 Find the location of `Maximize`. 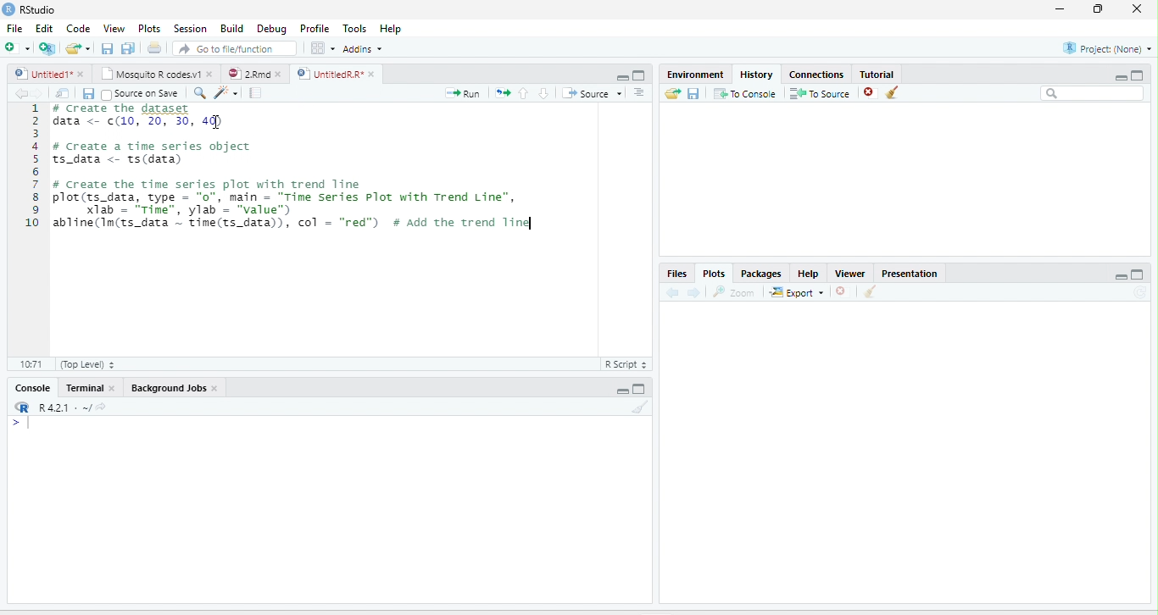

Maximize is located at coordinates (640, 75).